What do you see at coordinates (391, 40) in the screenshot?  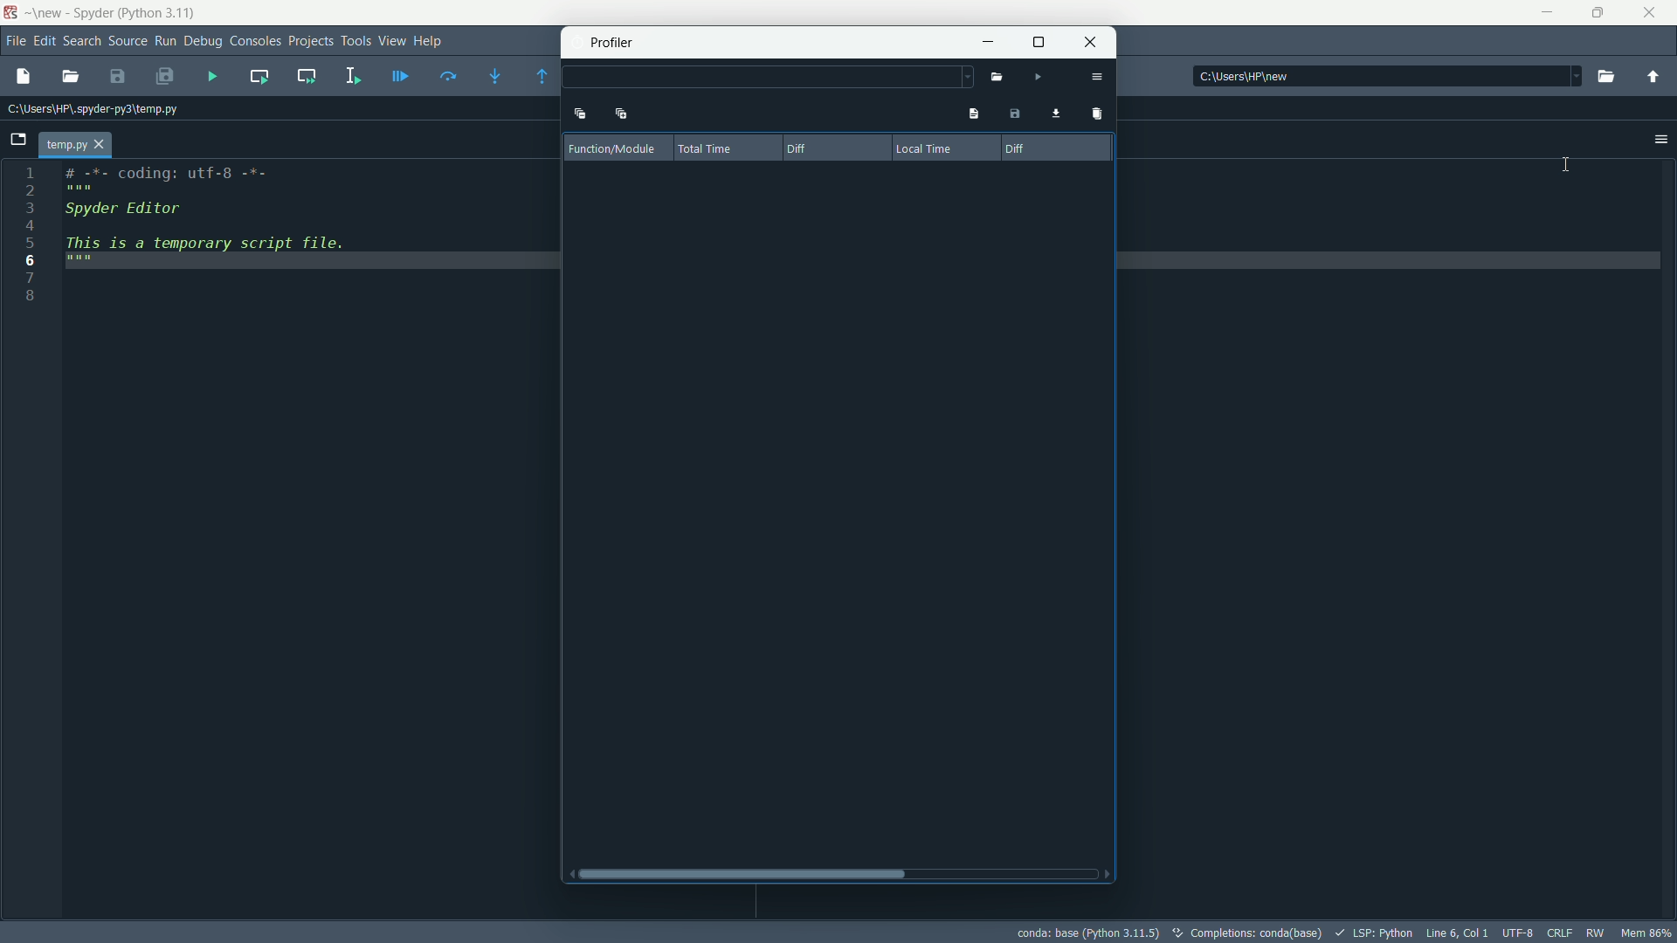 I see `view menu` at bounding box center [391, 40].